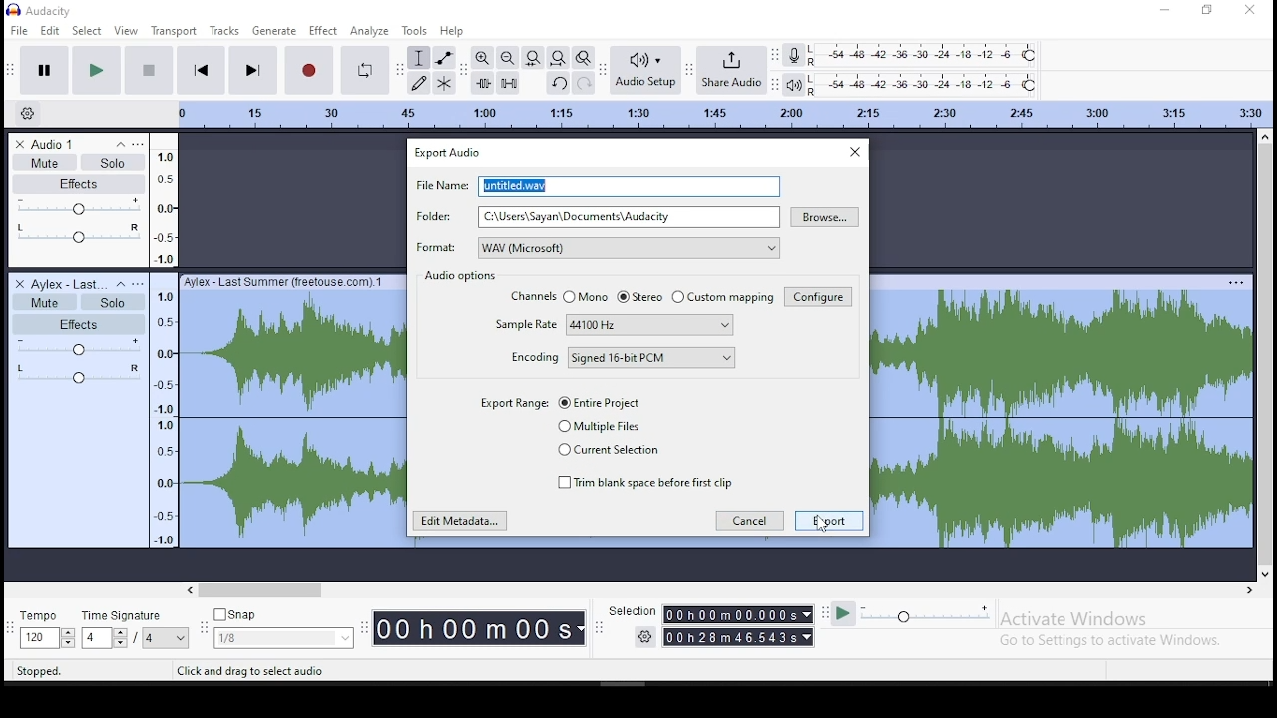  I want to click on scroll bar, so click(1264, 354).